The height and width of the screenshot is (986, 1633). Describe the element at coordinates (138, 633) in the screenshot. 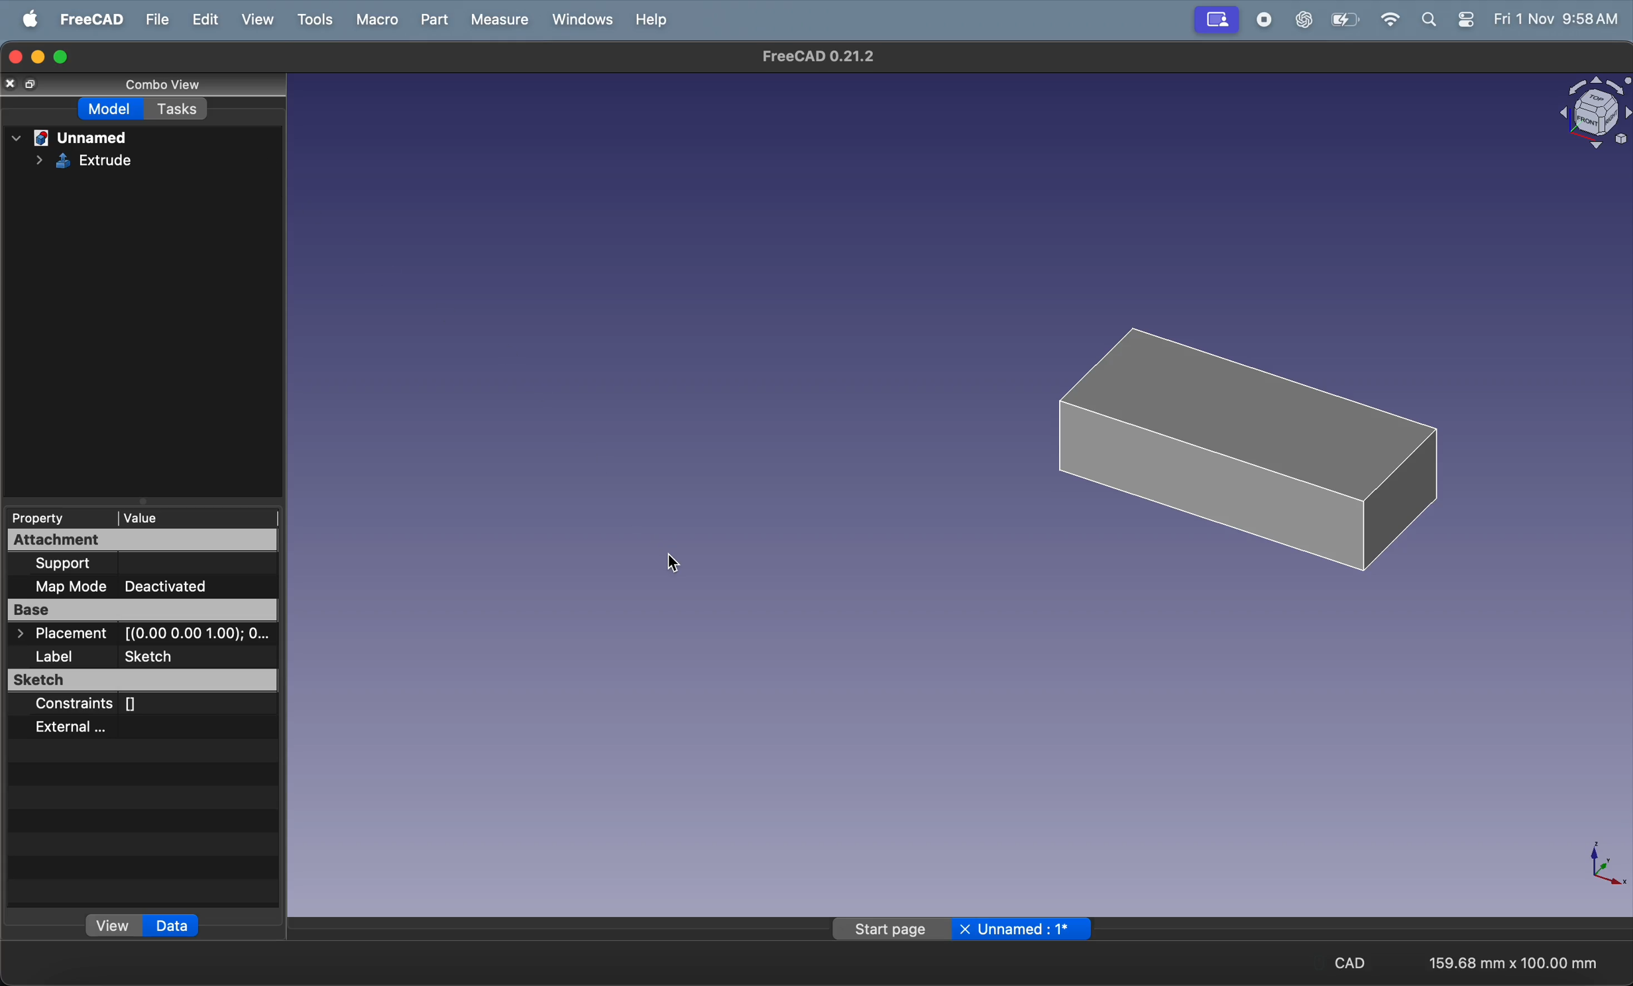

I see `placement` at that location.